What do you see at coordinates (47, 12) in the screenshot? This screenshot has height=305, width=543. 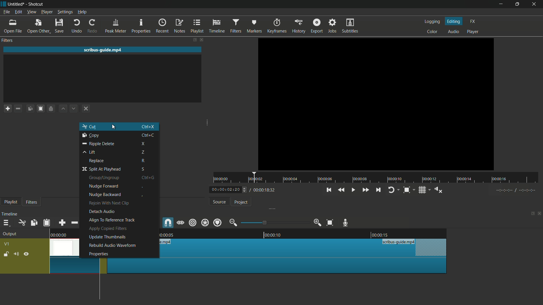 I see `player menu` at bounding box center [47, 12].